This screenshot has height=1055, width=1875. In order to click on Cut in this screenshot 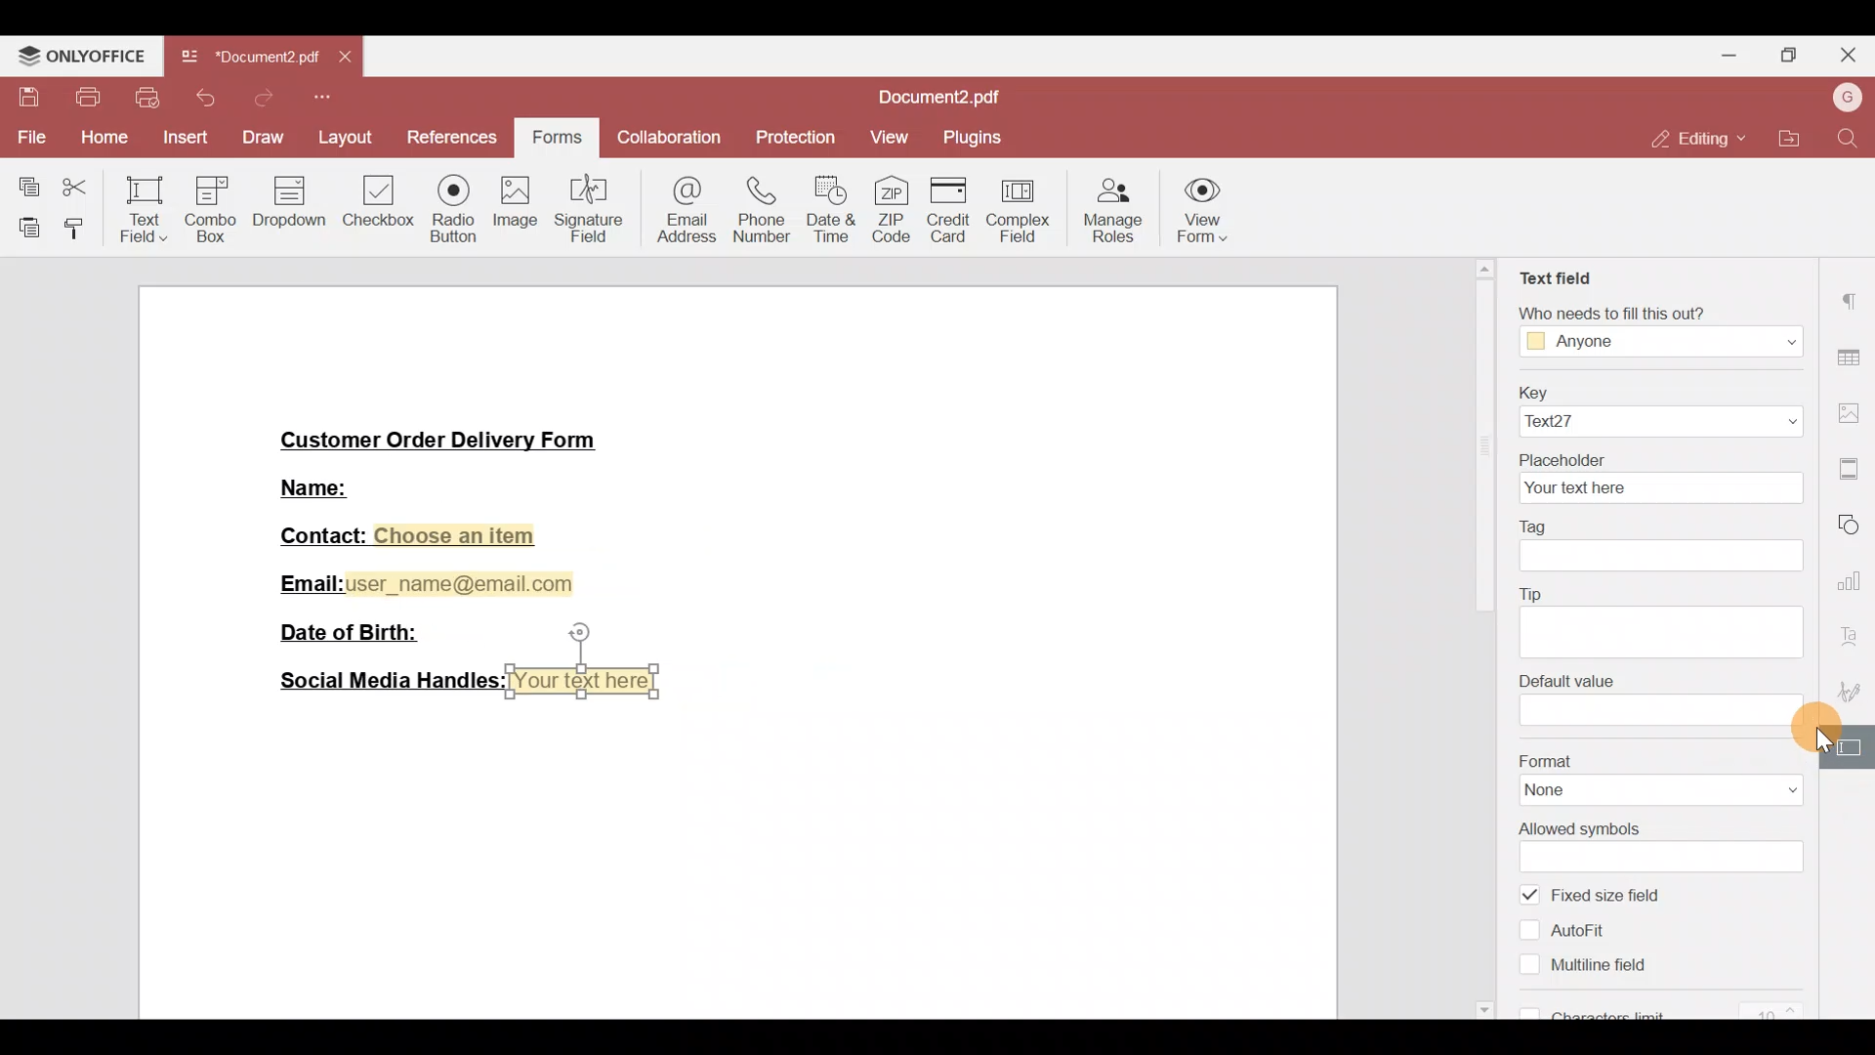, I will do `click(77, 189)`.